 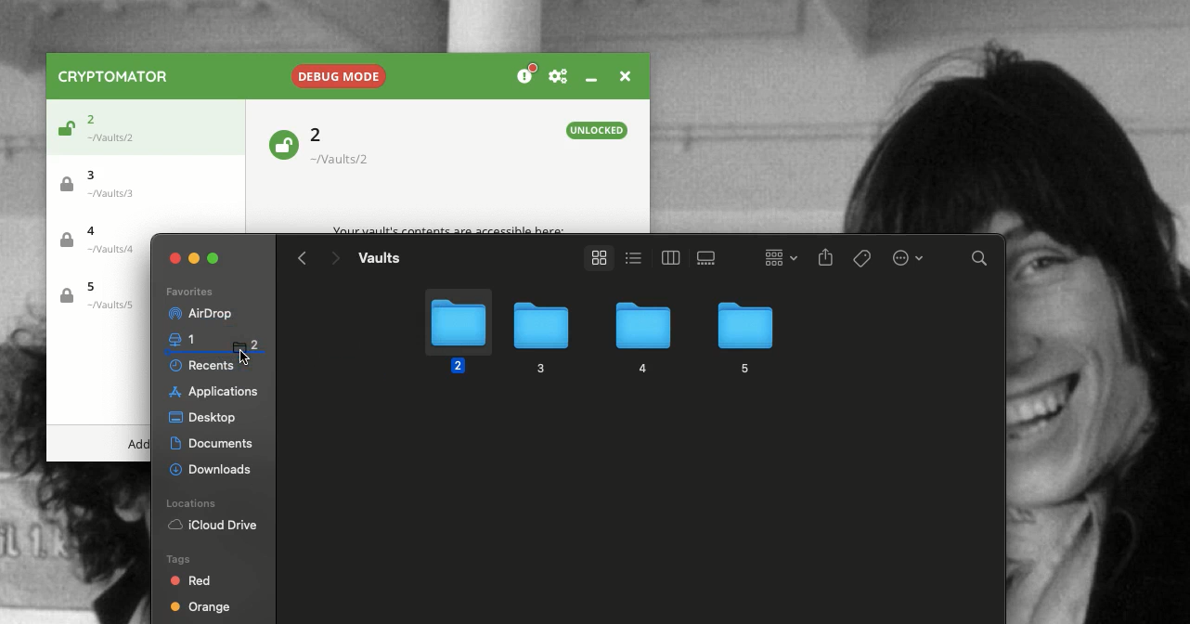 What do you see at coordinates (214, 444) in the screenshot?
I see `Documents` at bounding box center [214, 444].